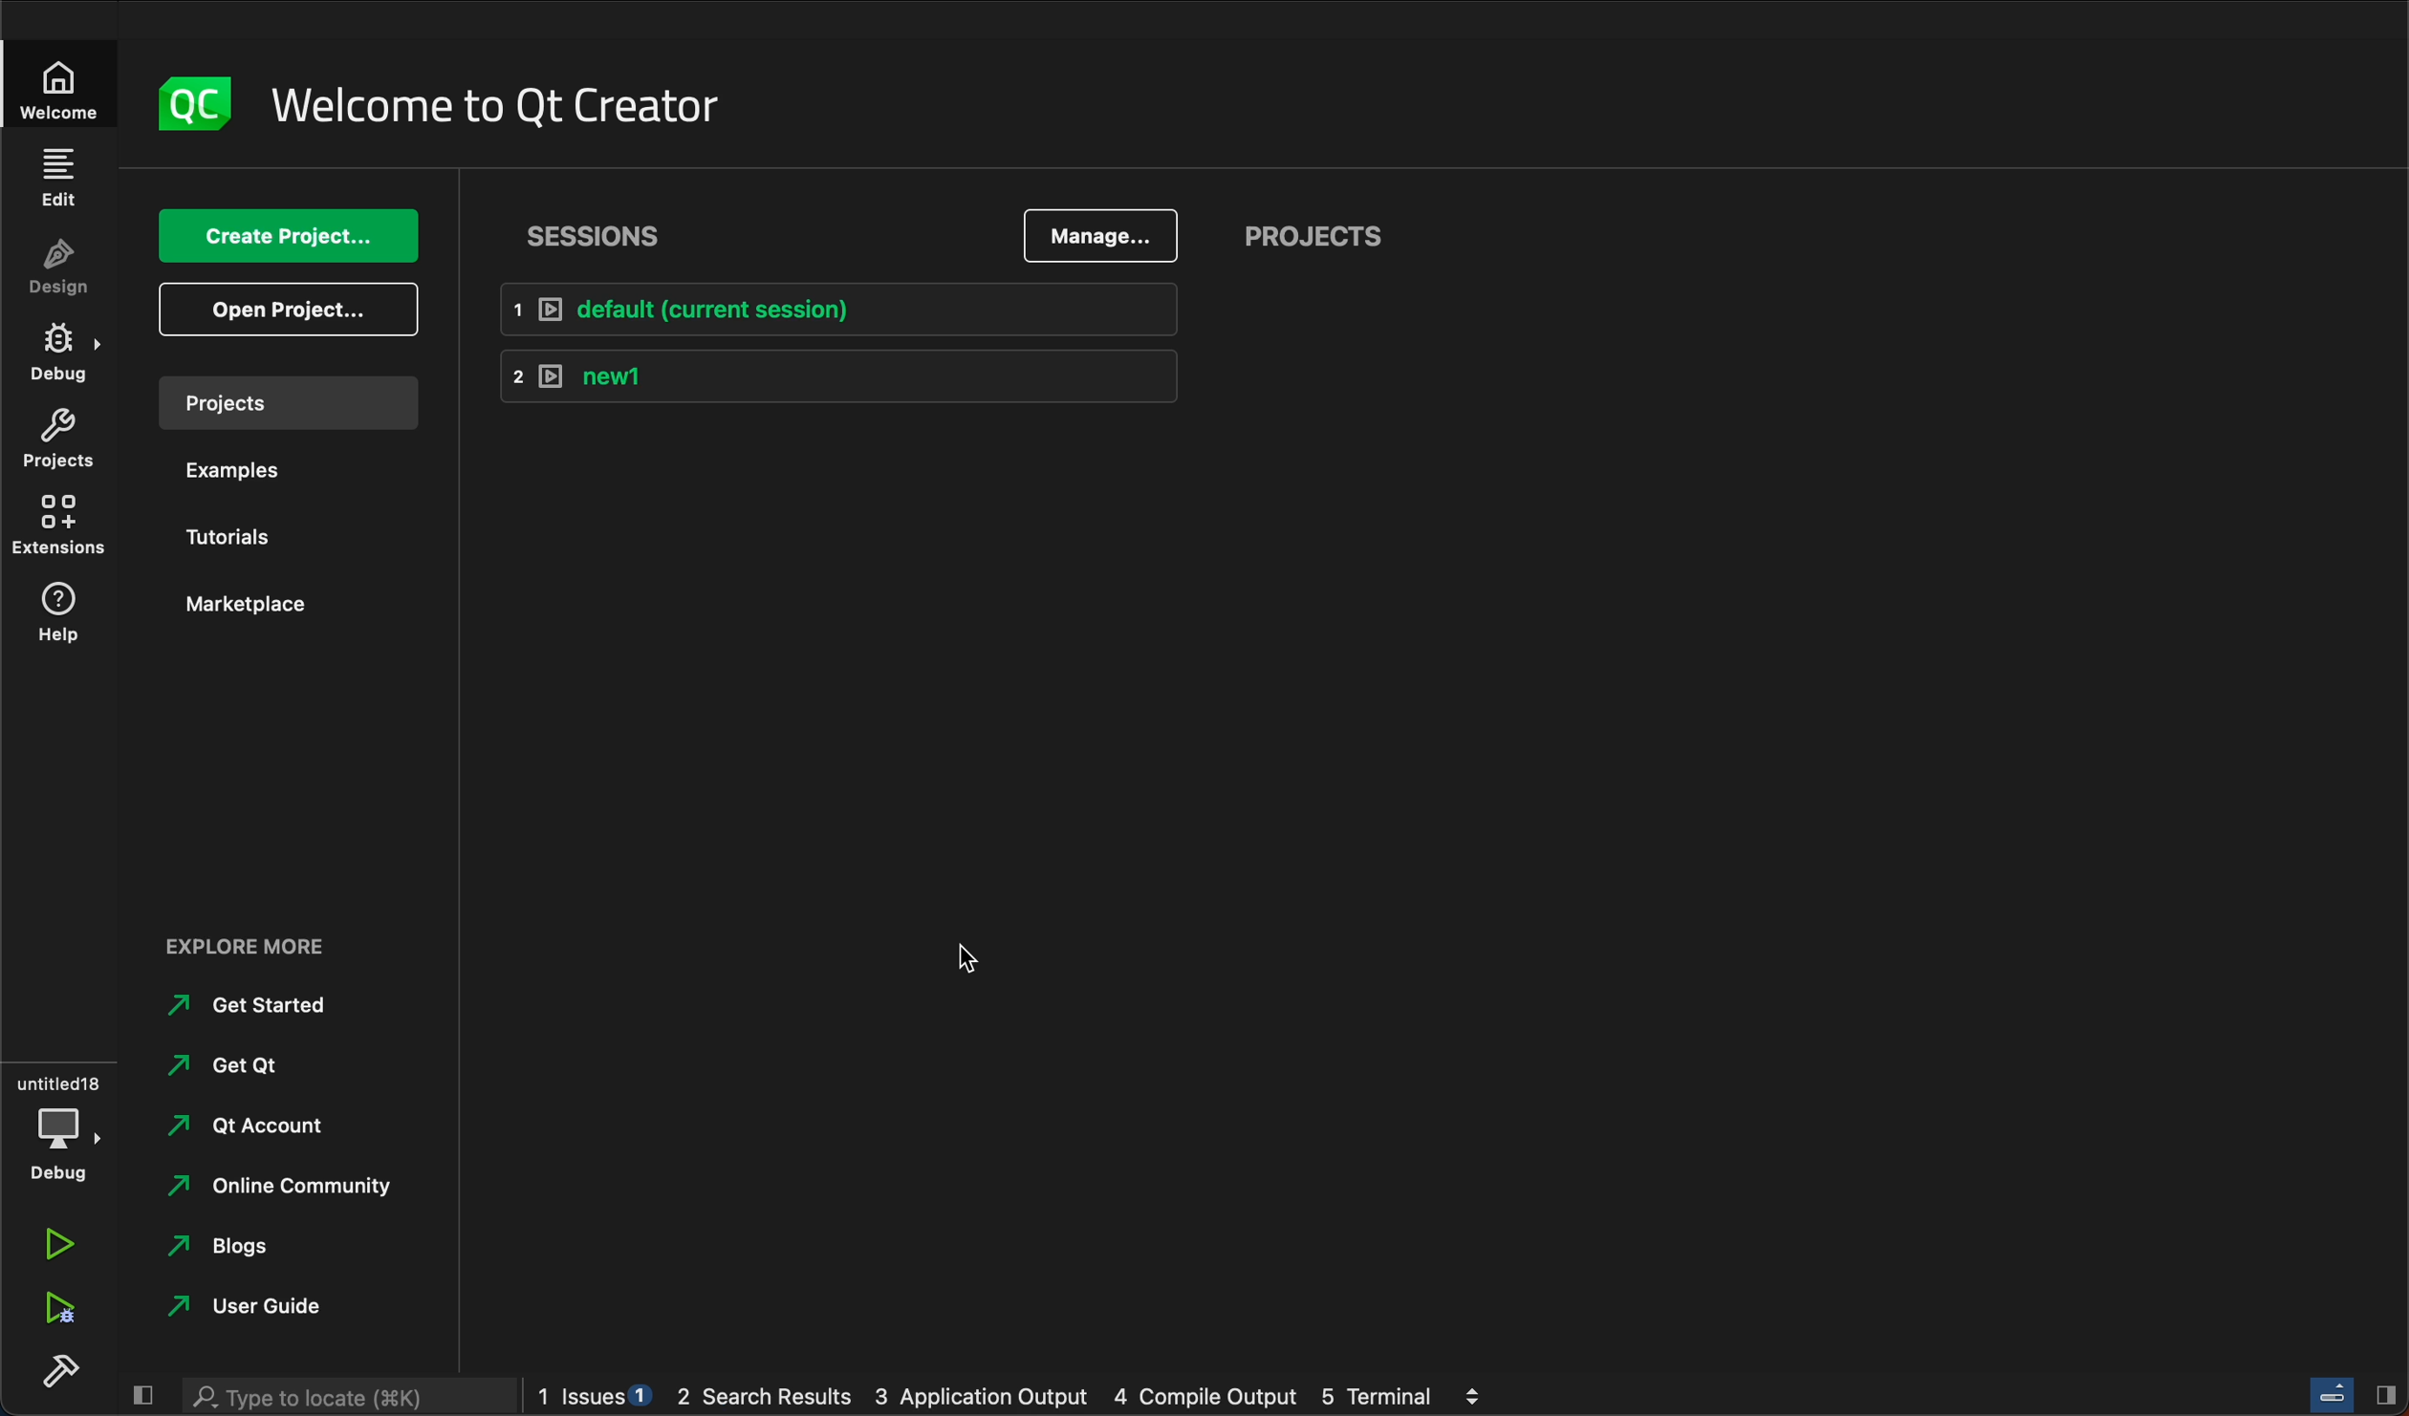  Describe the element at coordinates (62, 619) in the screenshot. I see `help` at that location.